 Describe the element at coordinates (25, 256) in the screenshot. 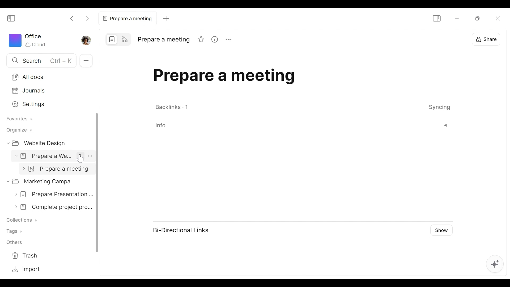

I see `Trash` at that location.